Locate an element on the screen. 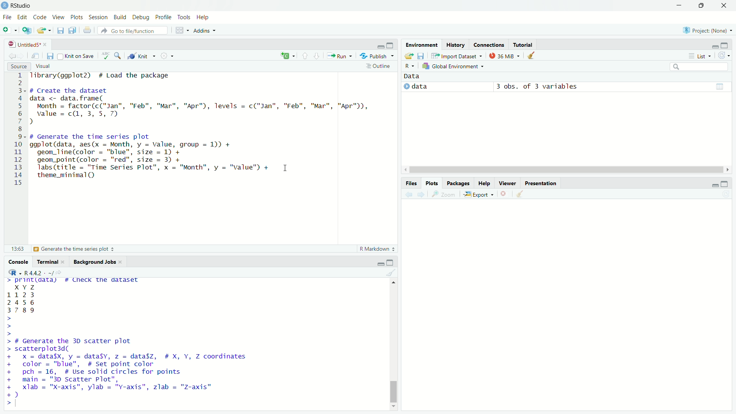 This screenshot has height=414, width=736. run the current line or selection is located at coordinates (340, 56).